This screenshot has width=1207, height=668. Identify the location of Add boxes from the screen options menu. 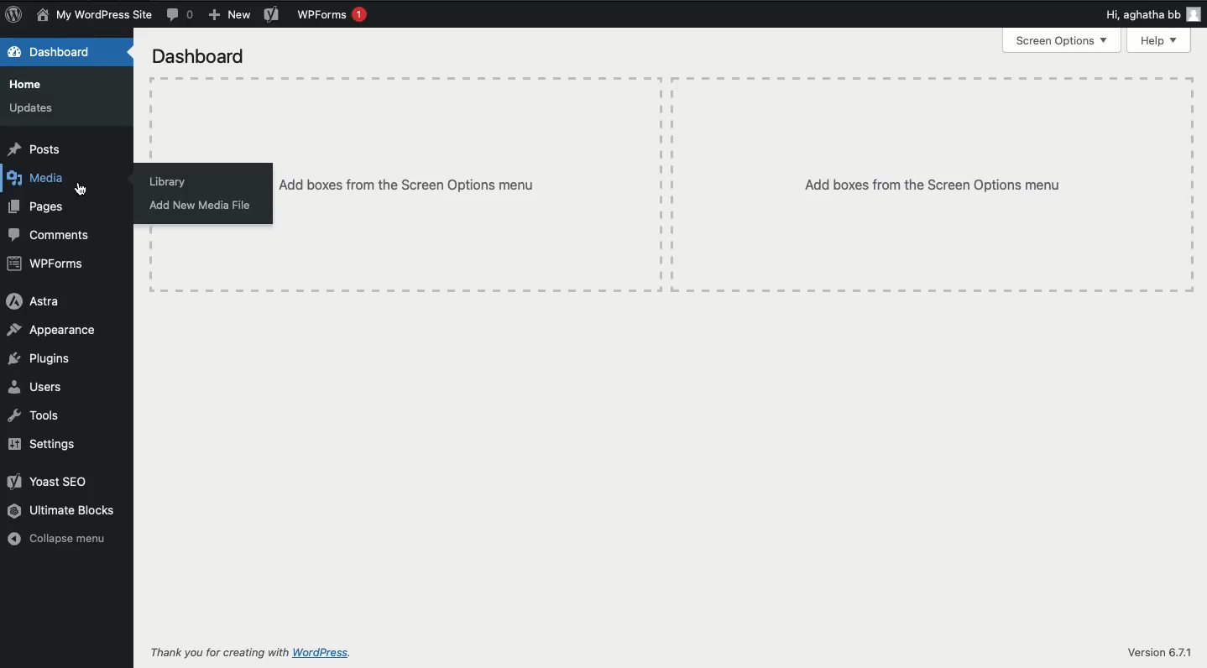
(934, 184).